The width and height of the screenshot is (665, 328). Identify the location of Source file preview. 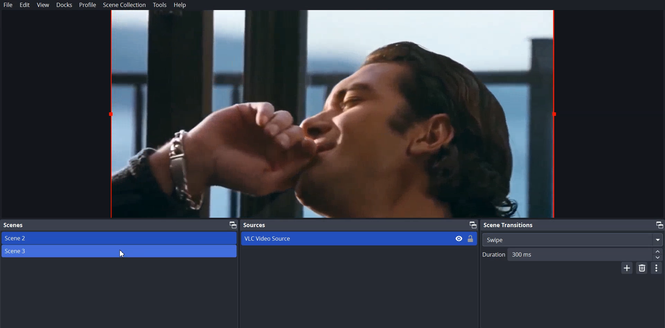
(332, 114).